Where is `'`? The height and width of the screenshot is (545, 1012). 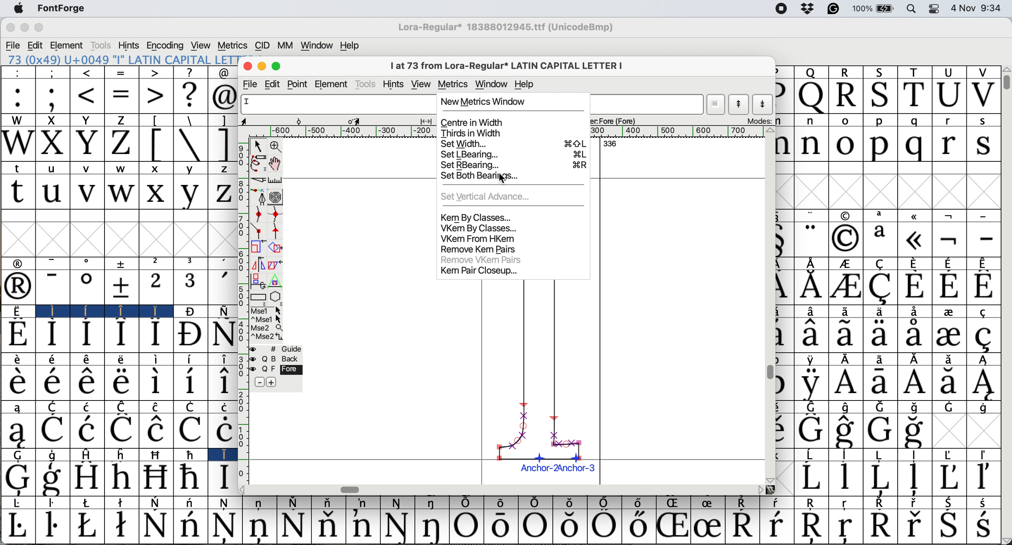
' is located at coordinates (223, 288).